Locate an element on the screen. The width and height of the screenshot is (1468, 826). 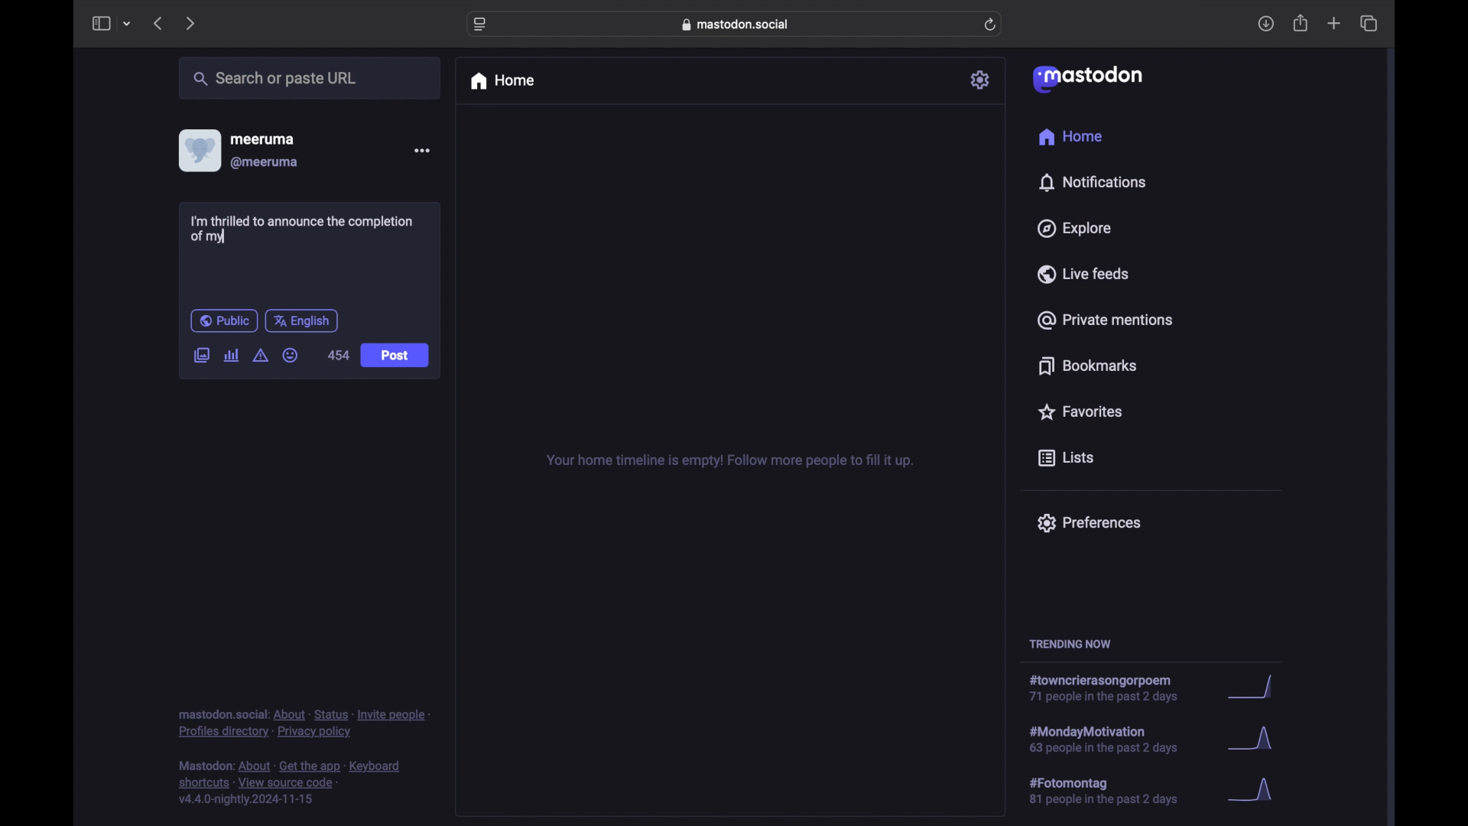
new tab overview is located at coordinates (1334, 23).